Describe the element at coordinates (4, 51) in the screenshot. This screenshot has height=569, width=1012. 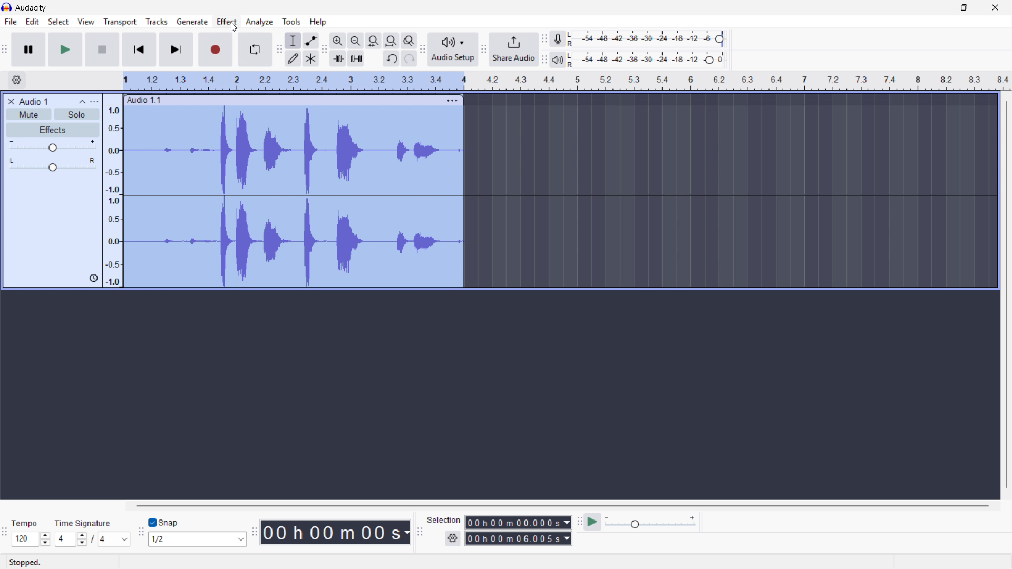
I see `Transport toolbar ` at that location.